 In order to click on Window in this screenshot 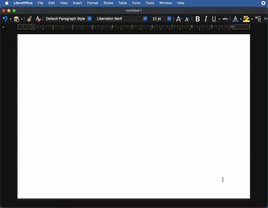, I will do `click(167, 3)`.